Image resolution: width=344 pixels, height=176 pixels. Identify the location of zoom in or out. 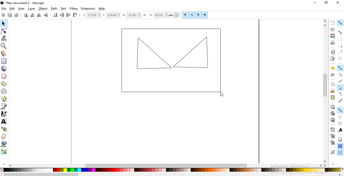
(4, 46).